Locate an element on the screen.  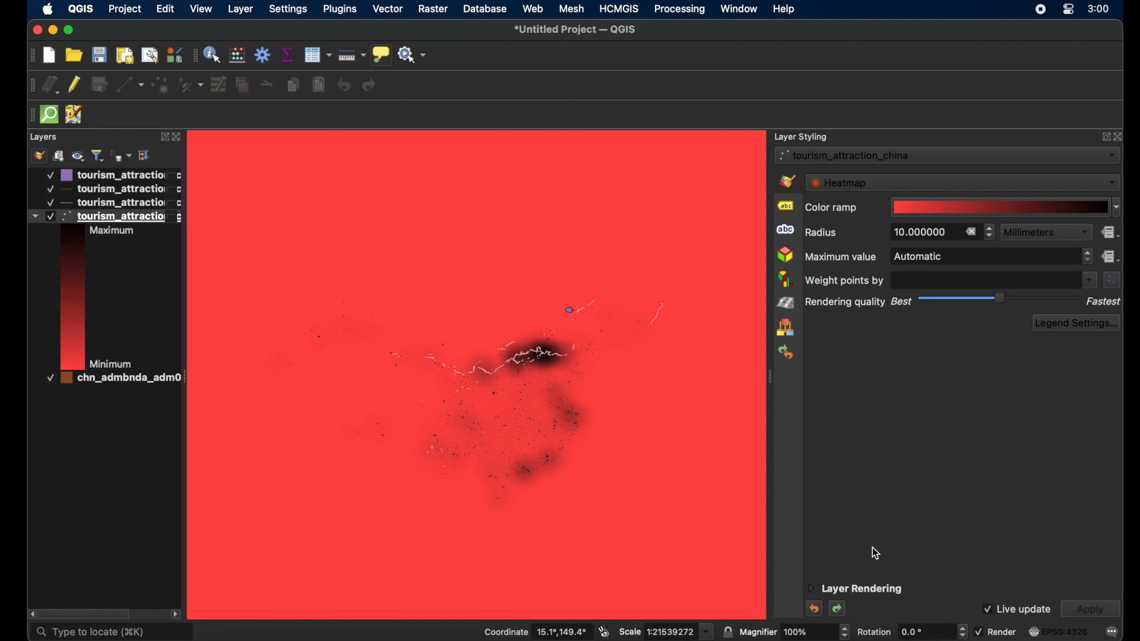
drag handle is located at coordinates (30, 85).